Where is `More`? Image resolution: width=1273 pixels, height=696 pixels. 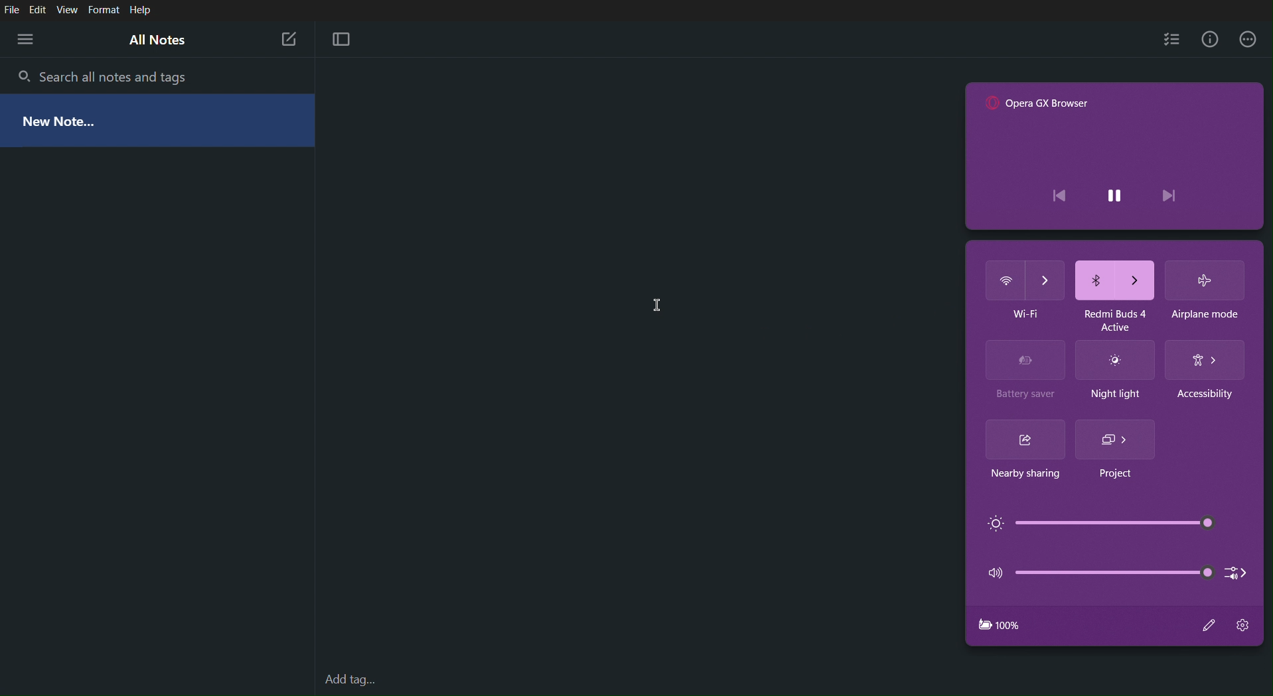 More is located at coordinates (1248, 40).